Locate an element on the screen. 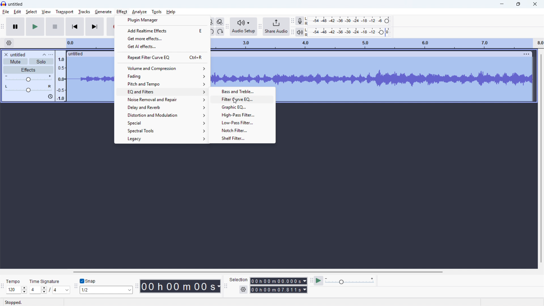 This screenshot has height=306, width=544. cursor  is located at coordinates (235, 101).